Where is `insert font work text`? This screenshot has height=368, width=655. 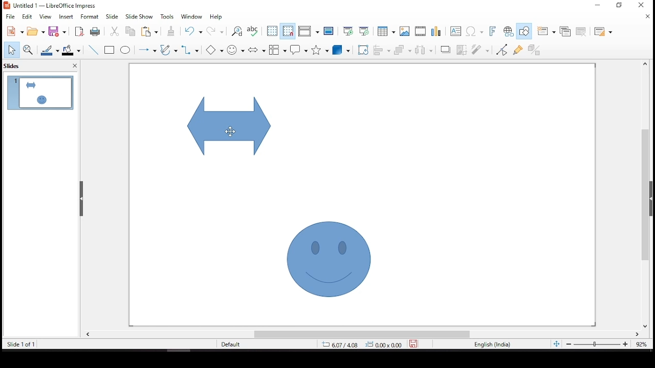 insert font work text is located at coordinates (491, 32).